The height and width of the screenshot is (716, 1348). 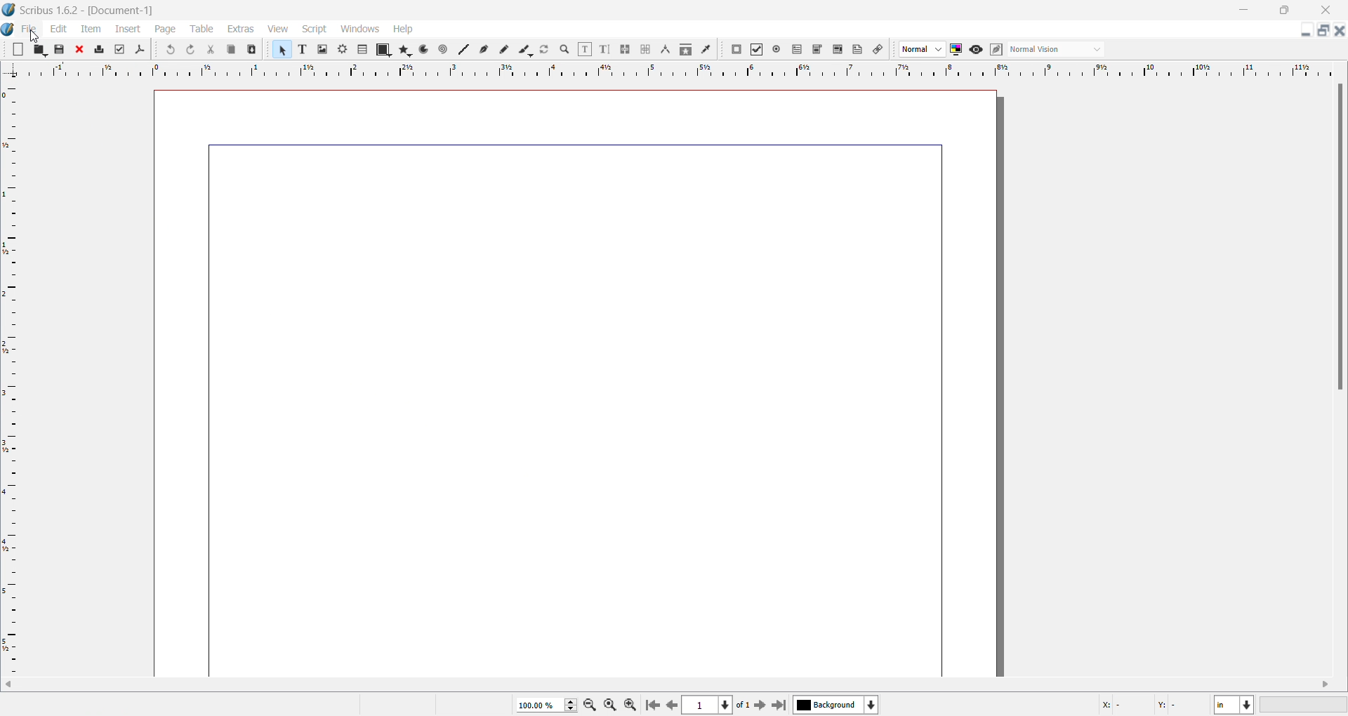 I want to click on icon, so click(x=815, y=49).